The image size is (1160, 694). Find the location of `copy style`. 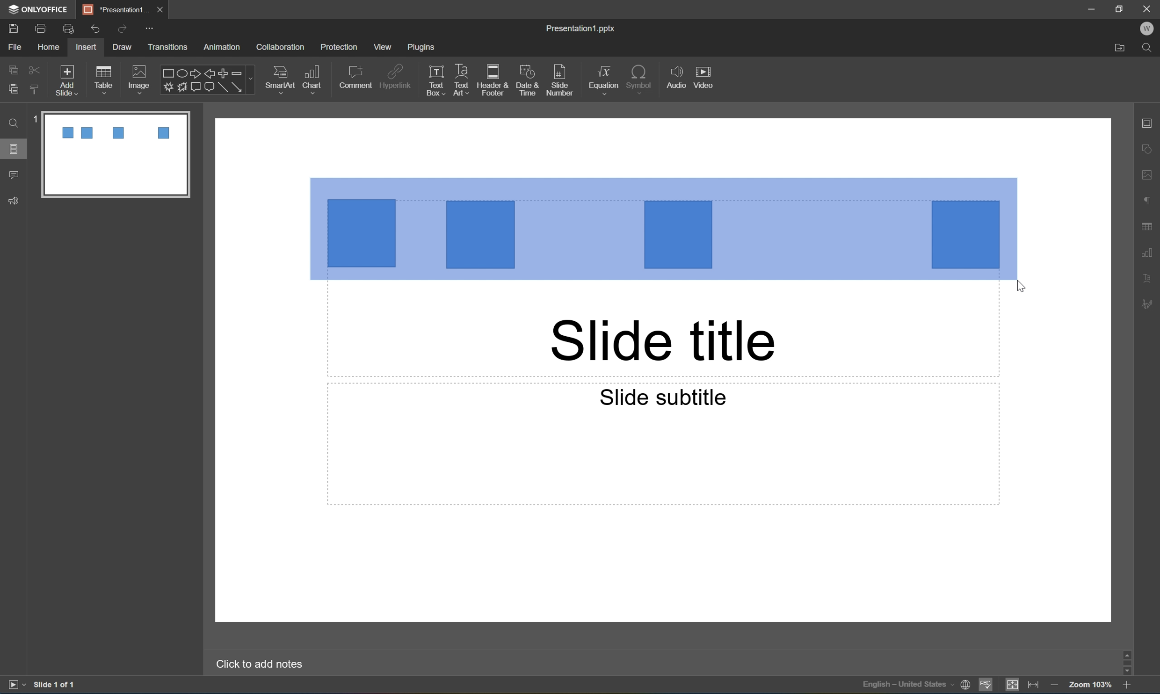

copy style is located at coordinates (35, 89).